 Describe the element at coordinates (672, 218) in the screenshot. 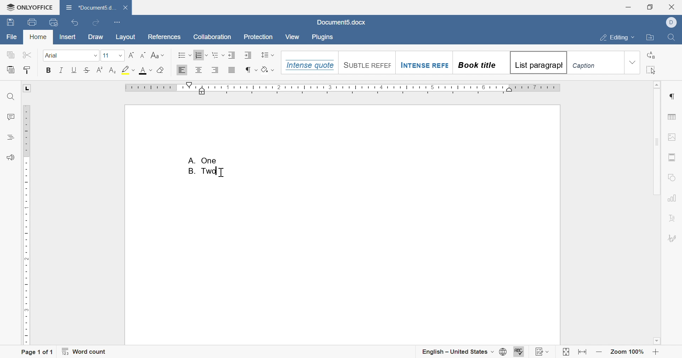

I see `text art settings` at that location.